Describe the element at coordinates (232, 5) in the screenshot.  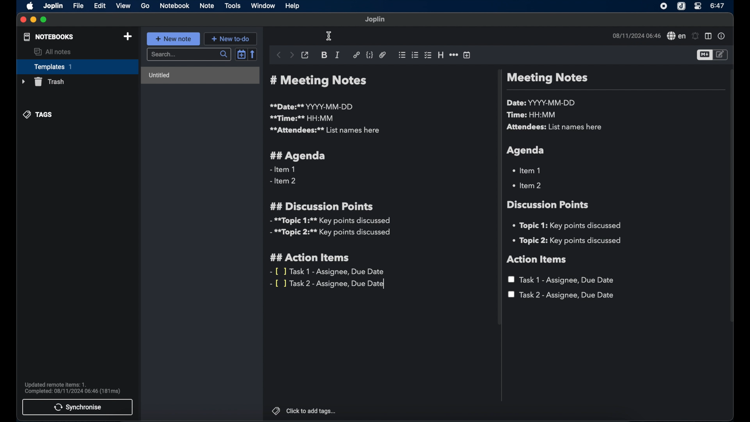
I see `tools` at that location.